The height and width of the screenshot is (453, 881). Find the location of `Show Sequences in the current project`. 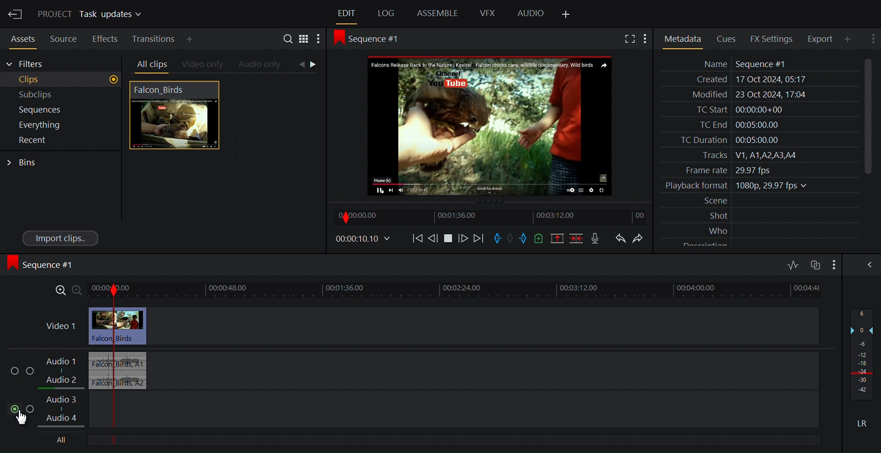

Show Sequences in the current project is located at coordinates (61, 110).